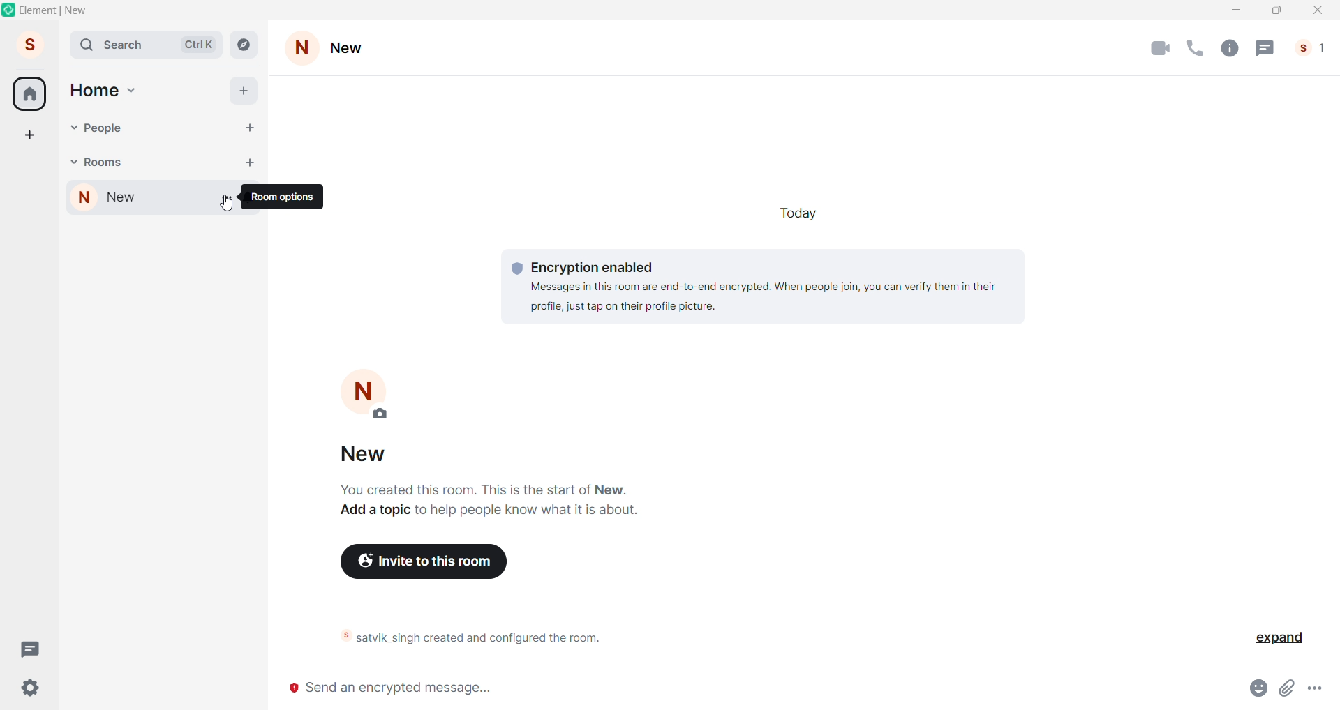 The image size is (1340, 710). I want to click on Home, so click(94, 89).